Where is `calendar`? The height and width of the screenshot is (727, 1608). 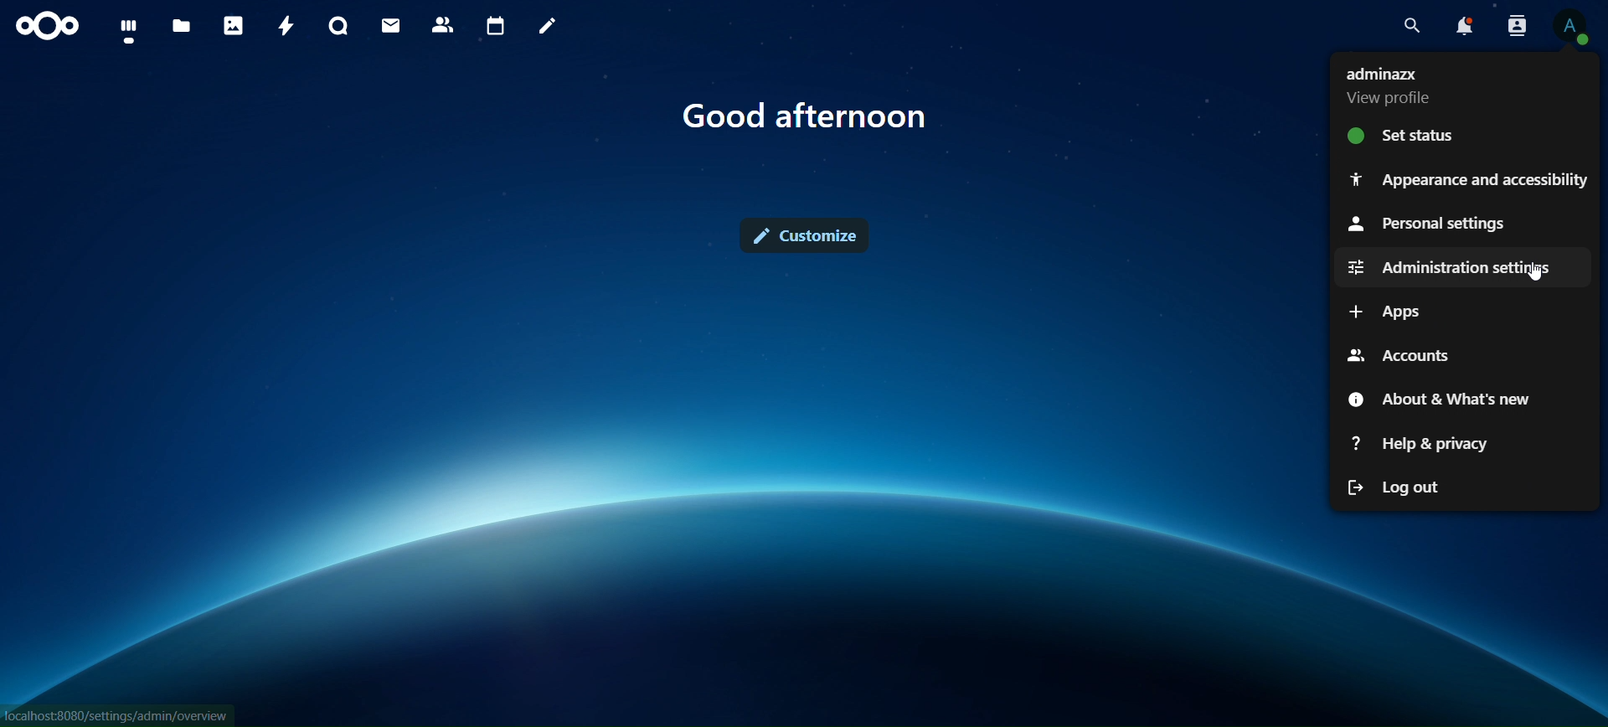 calendar is located at coordinates (496, 24).